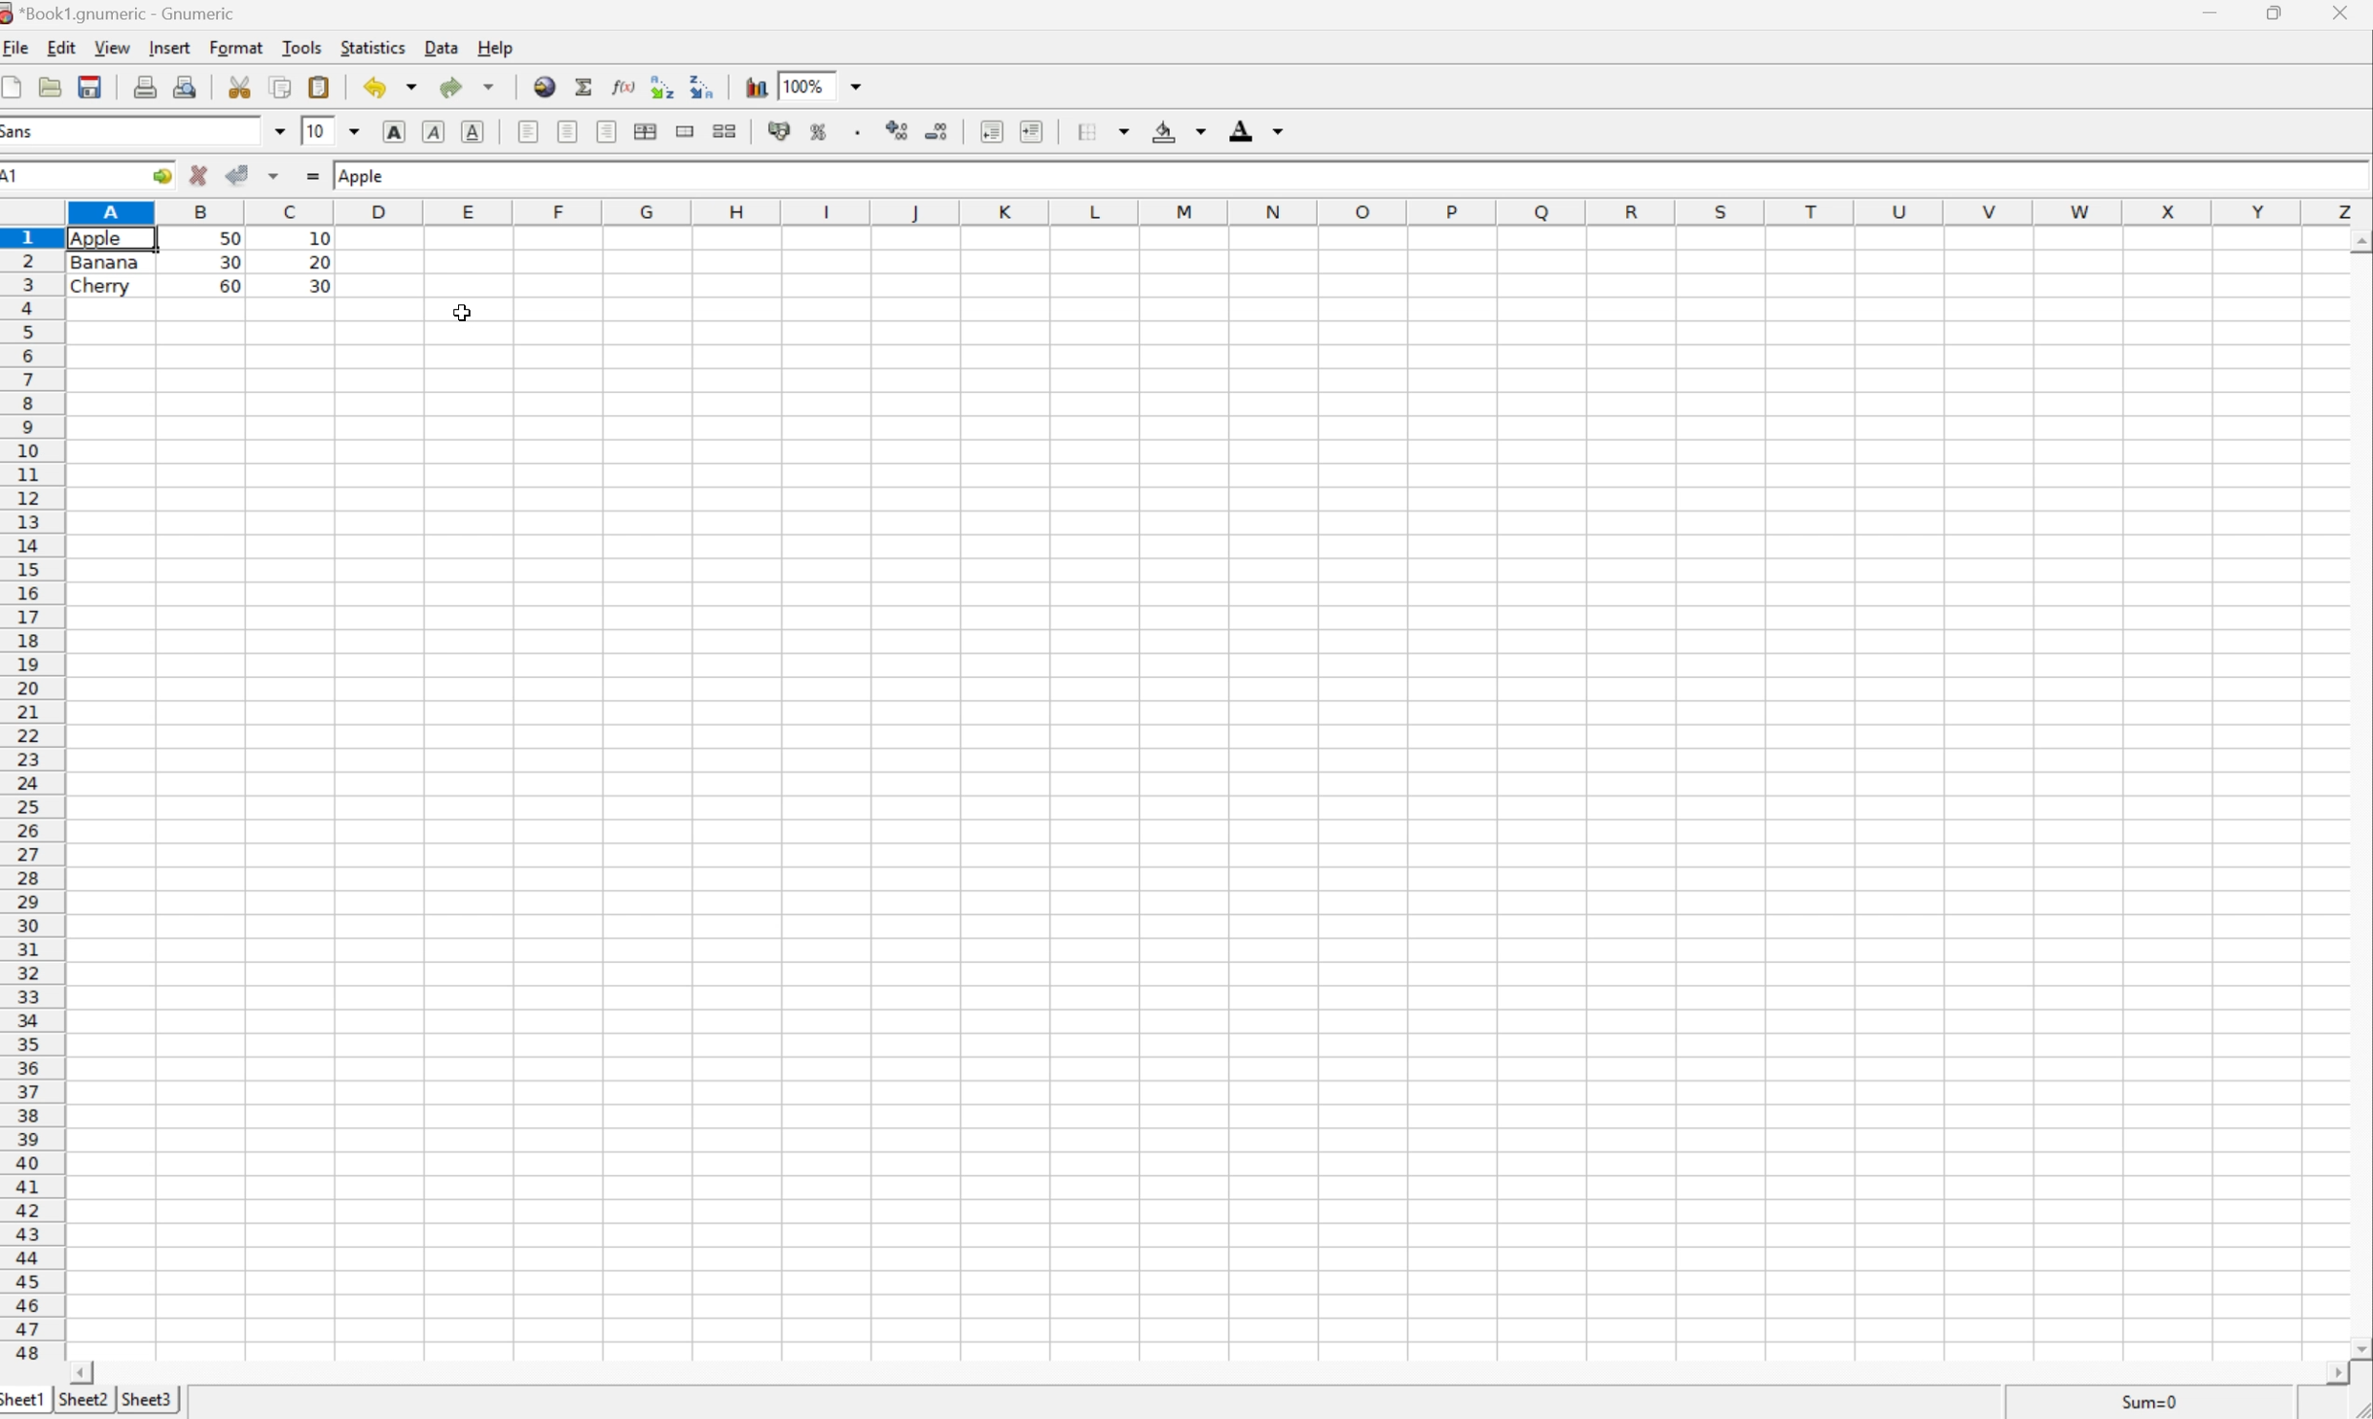  What do you see at coordinates (279, 129) in the screenshot?
I see `drop down` at bounding box center [279, 129].